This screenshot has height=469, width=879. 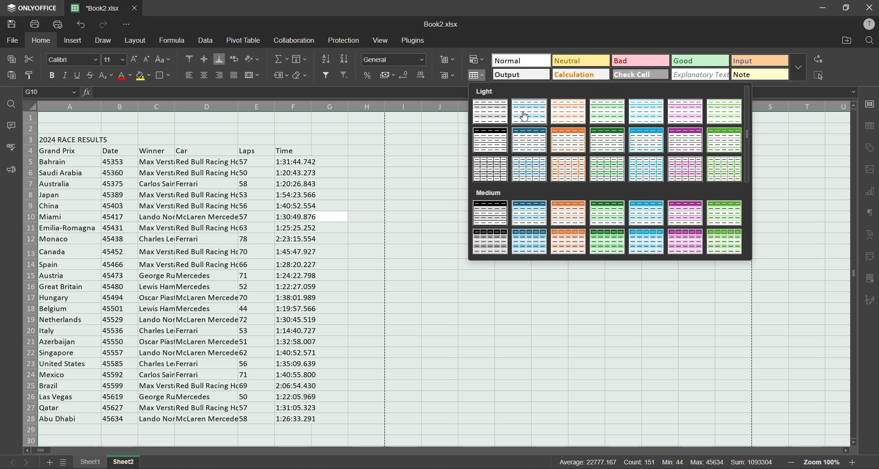 What do you see at coordinates (118, 289) in the screenshot?
I see `date` at bounding box center [118, 289].